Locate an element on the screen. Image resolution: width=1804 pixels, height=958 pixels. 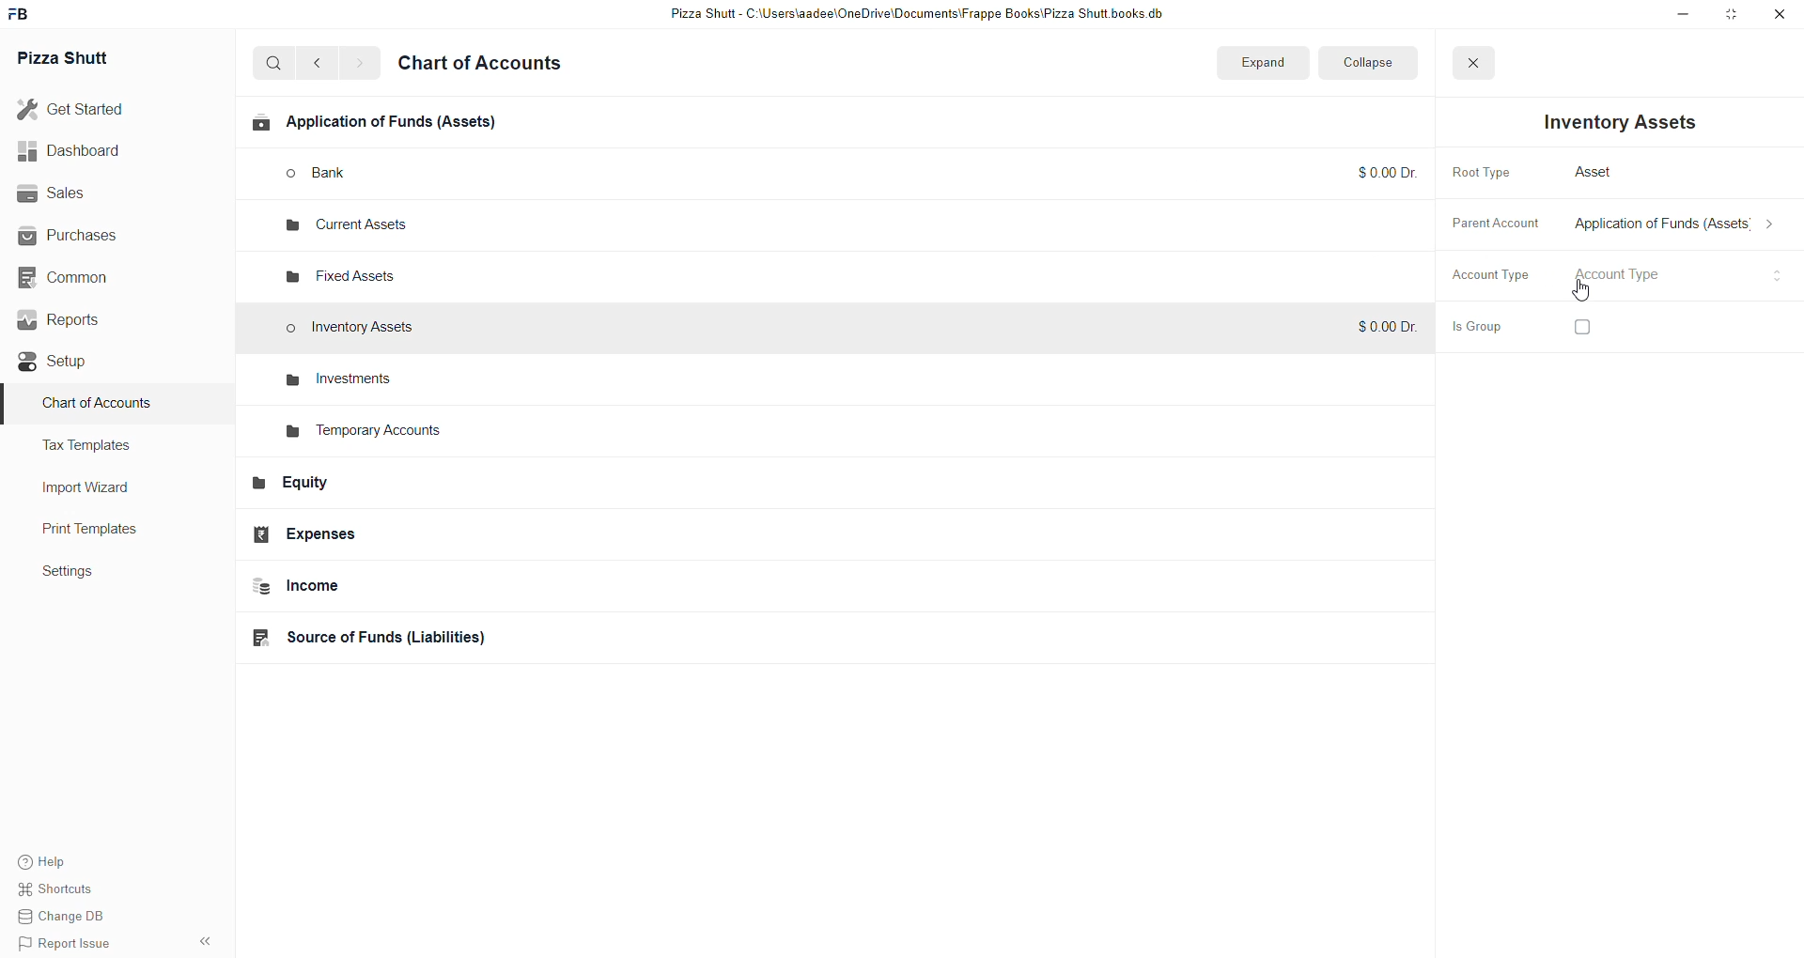
Pizza Shutt - C:\Users\aadee\OneDrive\Documents|\Frappe Books\Pizza Shutt books.db is located at coordinates (915, 15).